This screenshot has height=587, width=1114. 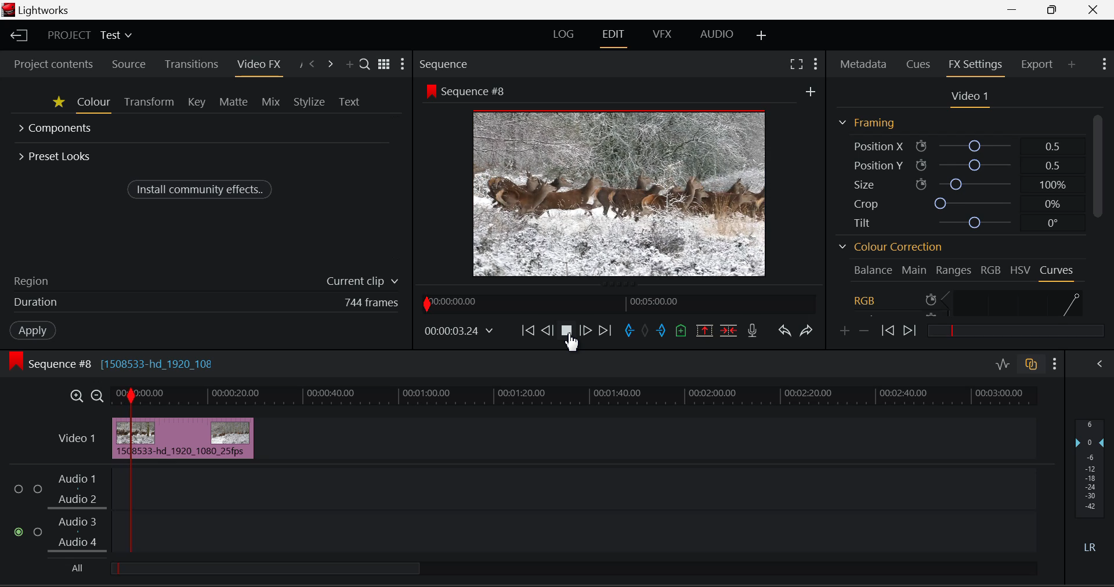 I want to click on Minimize, so click(x=1052, y=10).